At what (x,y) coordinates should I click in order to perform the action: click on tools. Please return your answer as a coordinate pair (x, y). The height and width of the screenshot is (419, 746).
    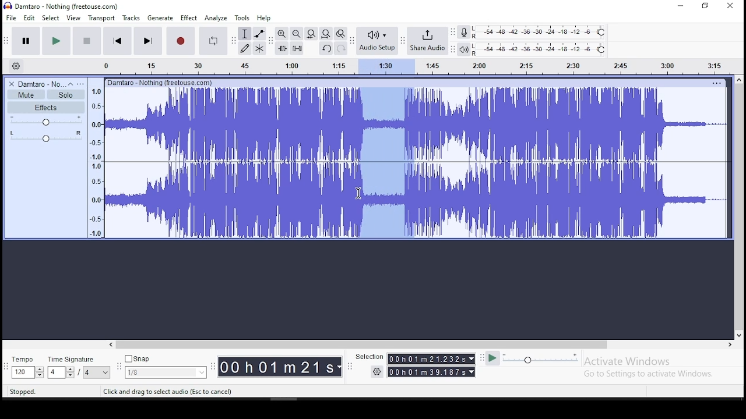
    Looking at the image, I should click on (242, 17).